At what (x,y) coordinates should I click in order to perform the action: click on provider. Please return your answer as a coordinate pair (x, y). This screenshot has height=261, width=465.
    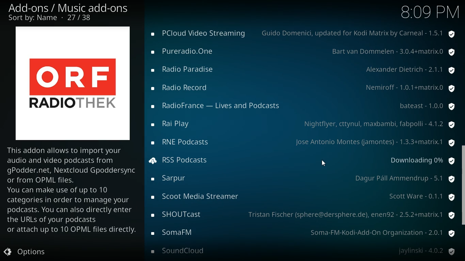
    Looking at the image, I should click on (418, 197).